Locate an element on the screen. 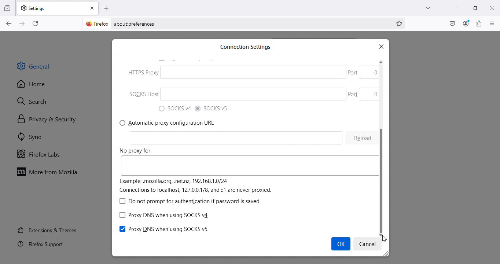 The height and width of the screenshot is (264, 500). HTTP Proxy is located at coordinates (234, 138).